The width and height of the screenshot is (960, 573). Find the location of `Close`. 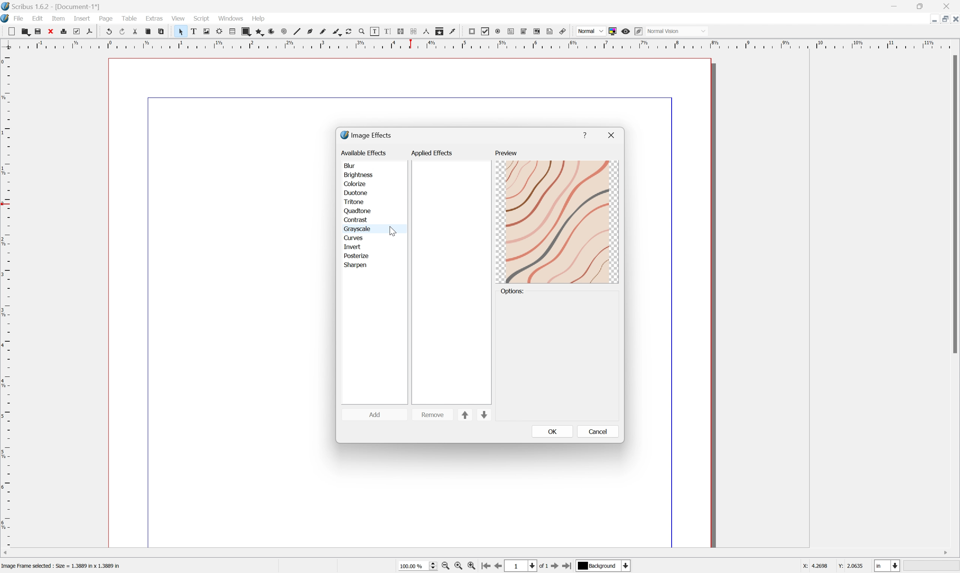

Close is located at coordinates (954, 19).